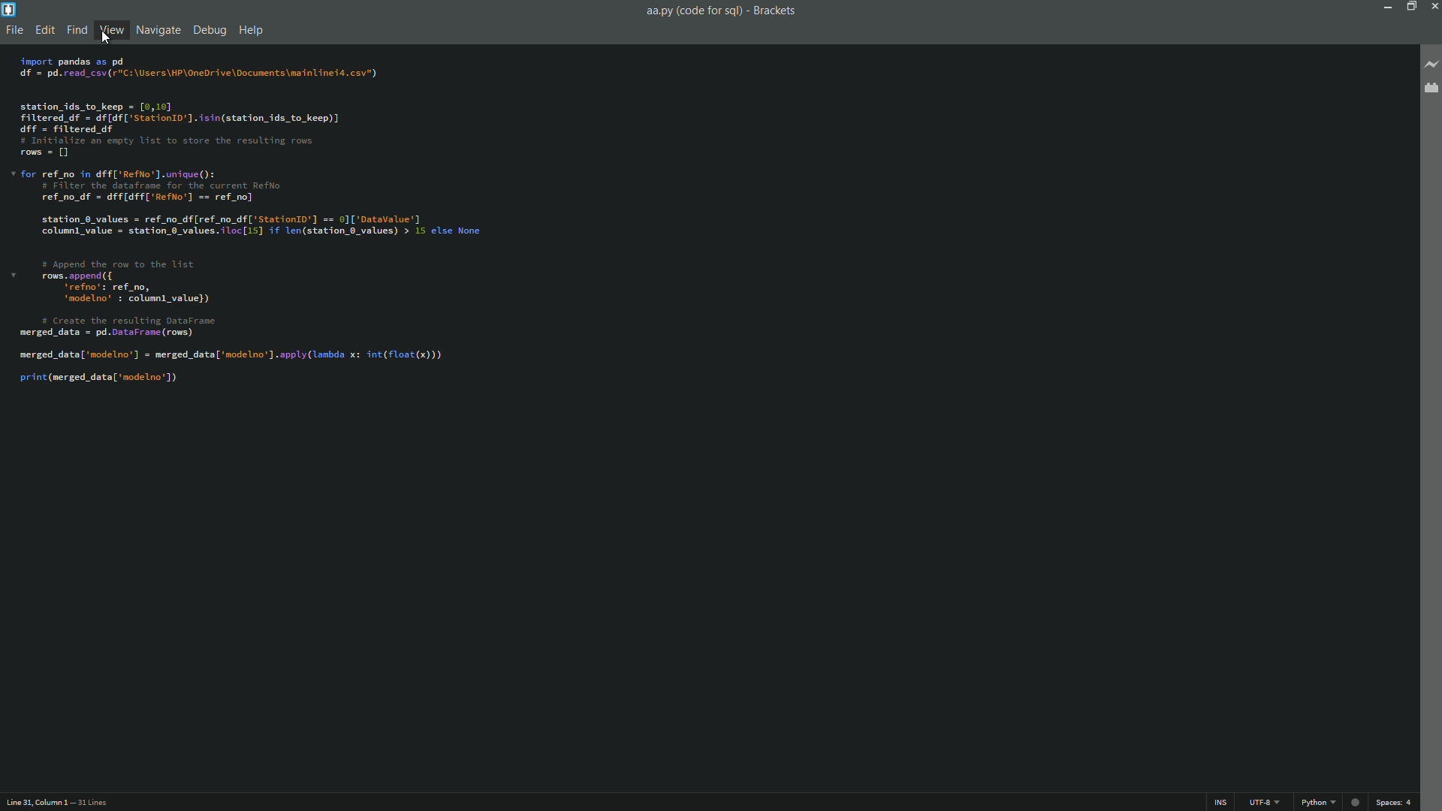 Image resolution: width=1442 pixels, height=811 pixels. I want to click on cursor position, so click(35, 802).